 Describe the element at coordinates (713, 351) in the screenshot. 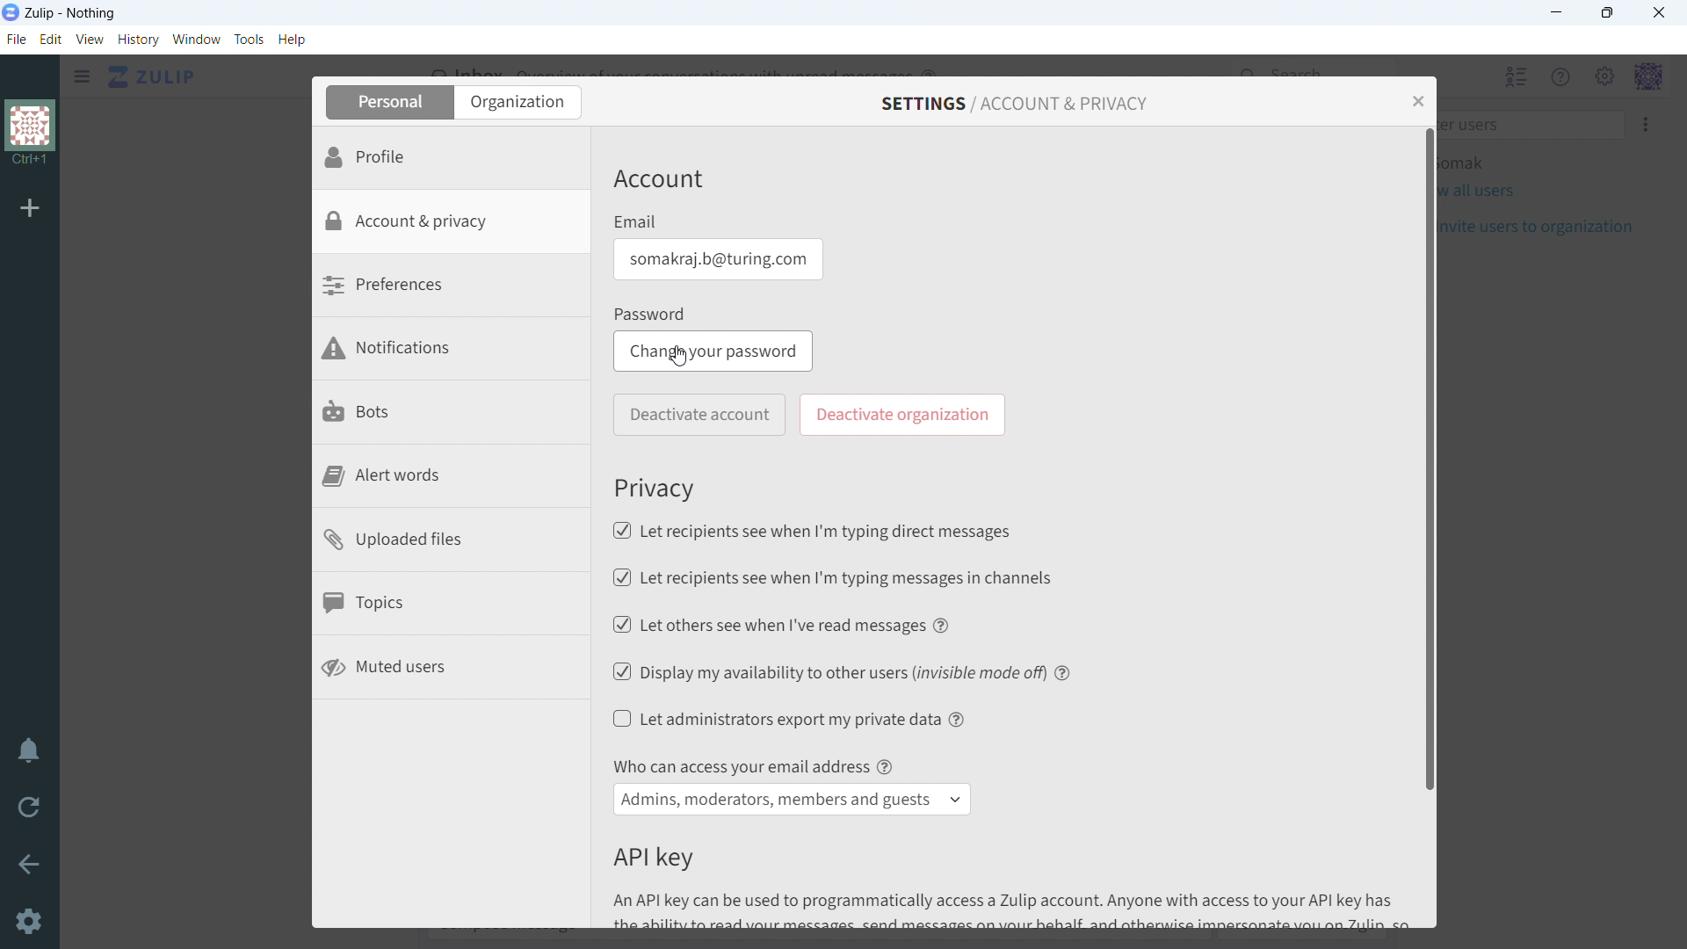

I see `change your password` at that location.